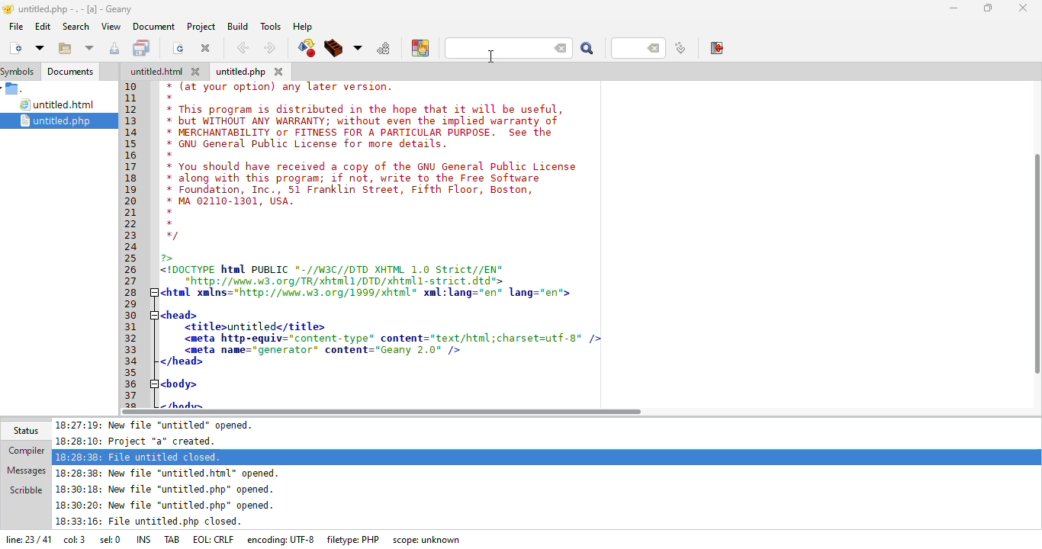 This screenshot has height=549, width=1042. I want to click on untitled.php, so click(241, 72).